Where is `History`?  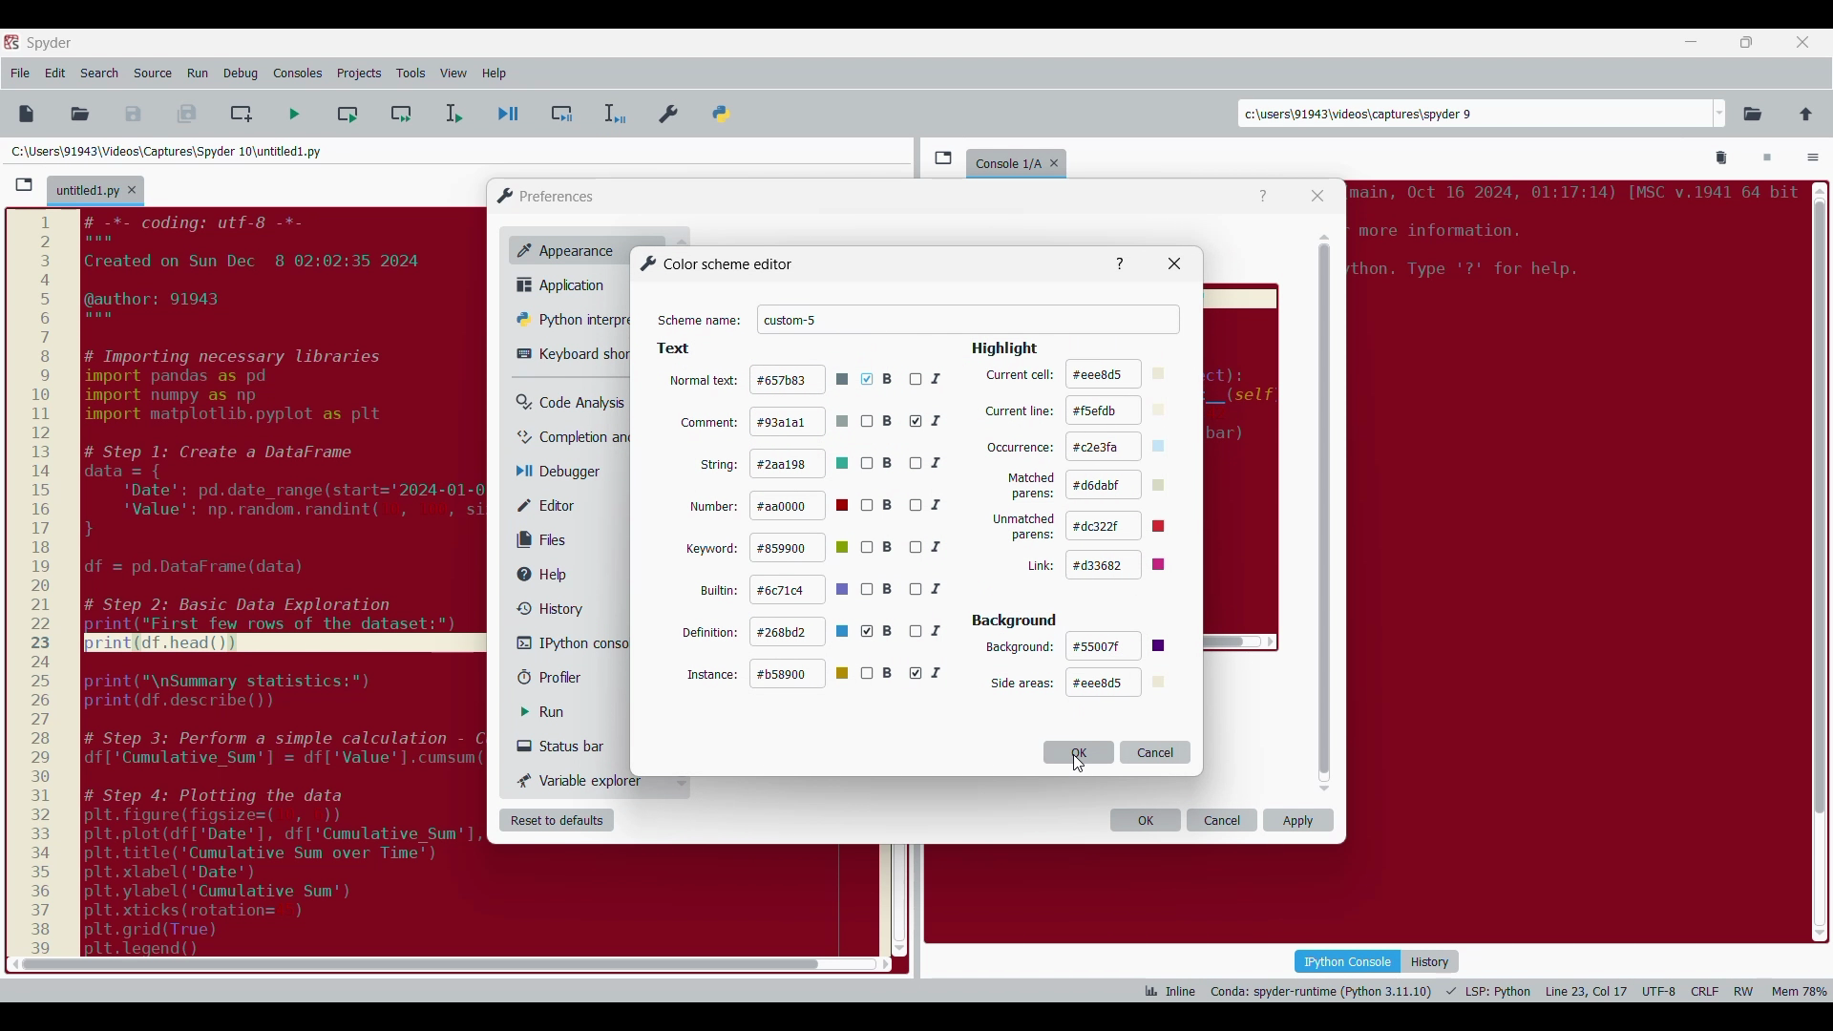 History is located at coordinates (546, 608).